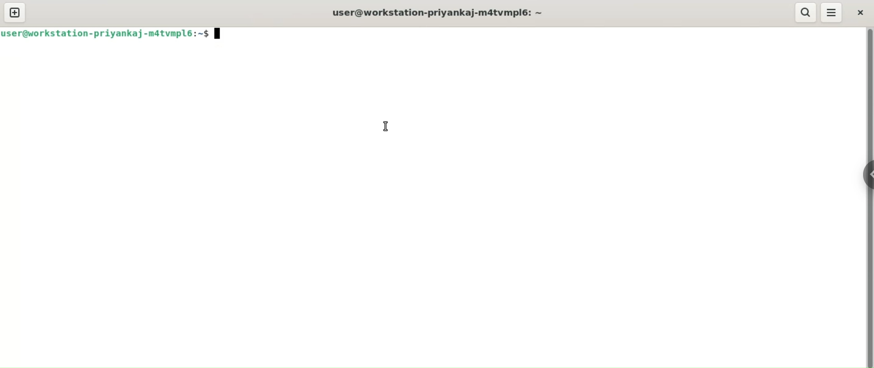  I want to click on user@workstation-priyankaj-m4tvmplé: ~, so click(439, 13).